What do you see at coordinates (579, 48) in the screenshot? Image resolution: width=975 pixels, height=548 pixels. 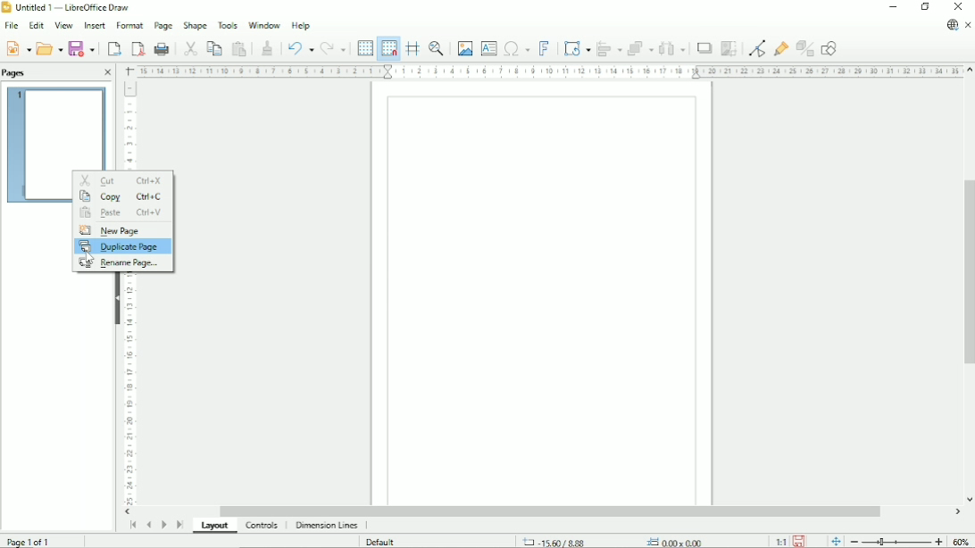 I see `Transformation` at bounding box center [579, 48].